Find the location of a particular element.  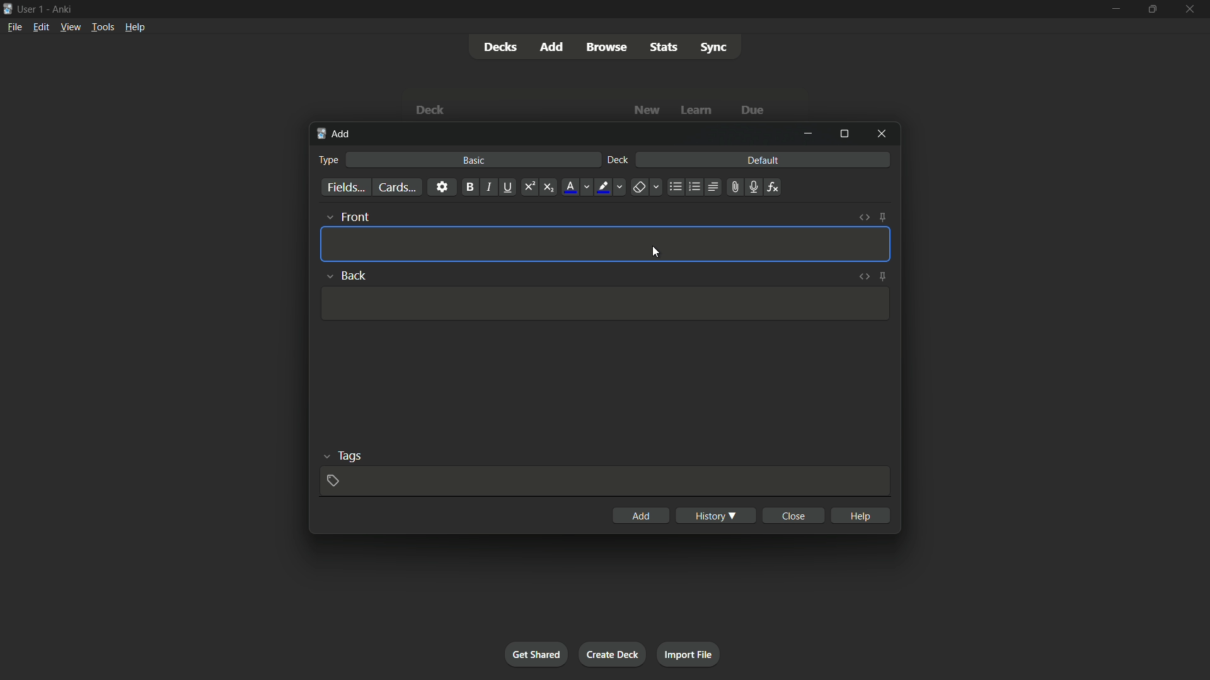

maximize is located at coordinates (844, 133).